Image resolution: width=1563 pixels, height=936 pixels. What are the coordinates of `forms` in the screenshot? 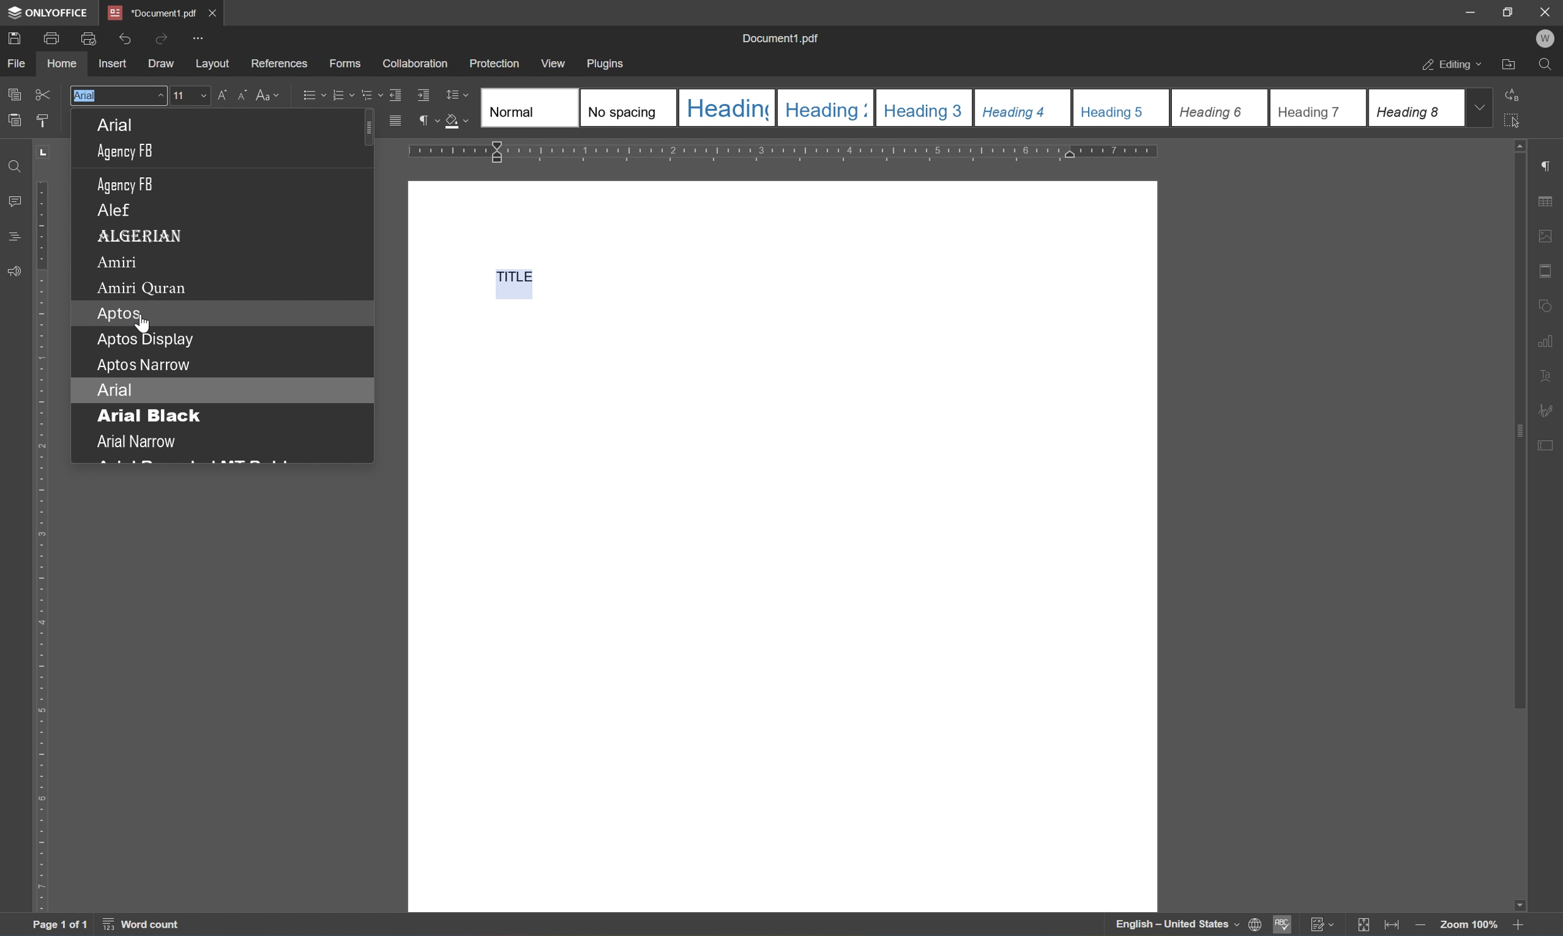 It's located at (347, 64).